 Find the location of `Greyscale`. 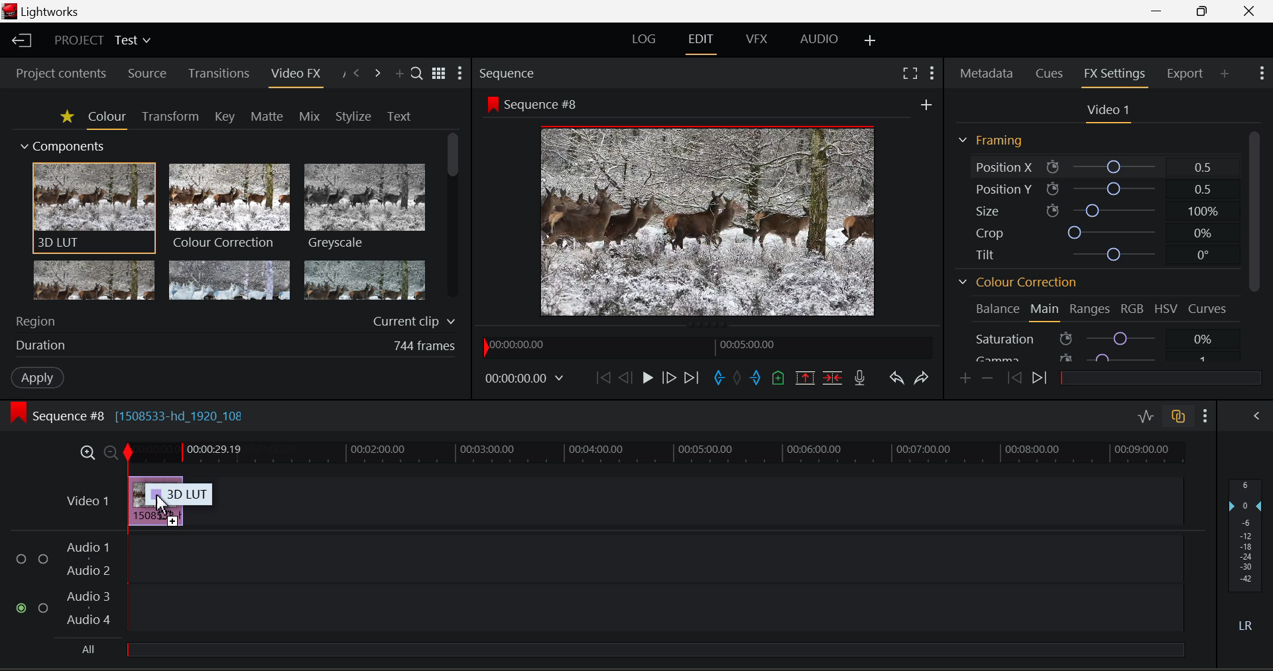

Greyscale is located at coordinates (363, 208).